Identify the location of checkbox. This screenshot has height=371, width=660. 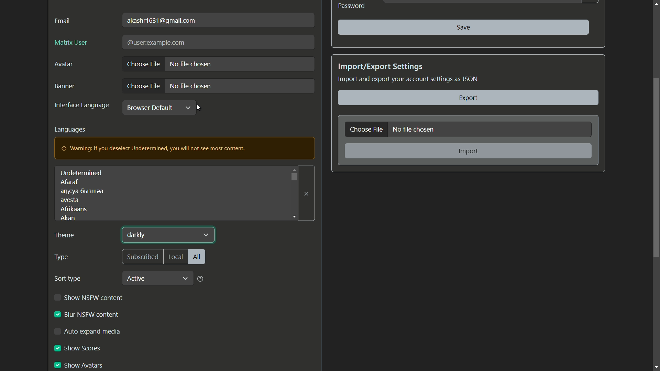
(58, 298).